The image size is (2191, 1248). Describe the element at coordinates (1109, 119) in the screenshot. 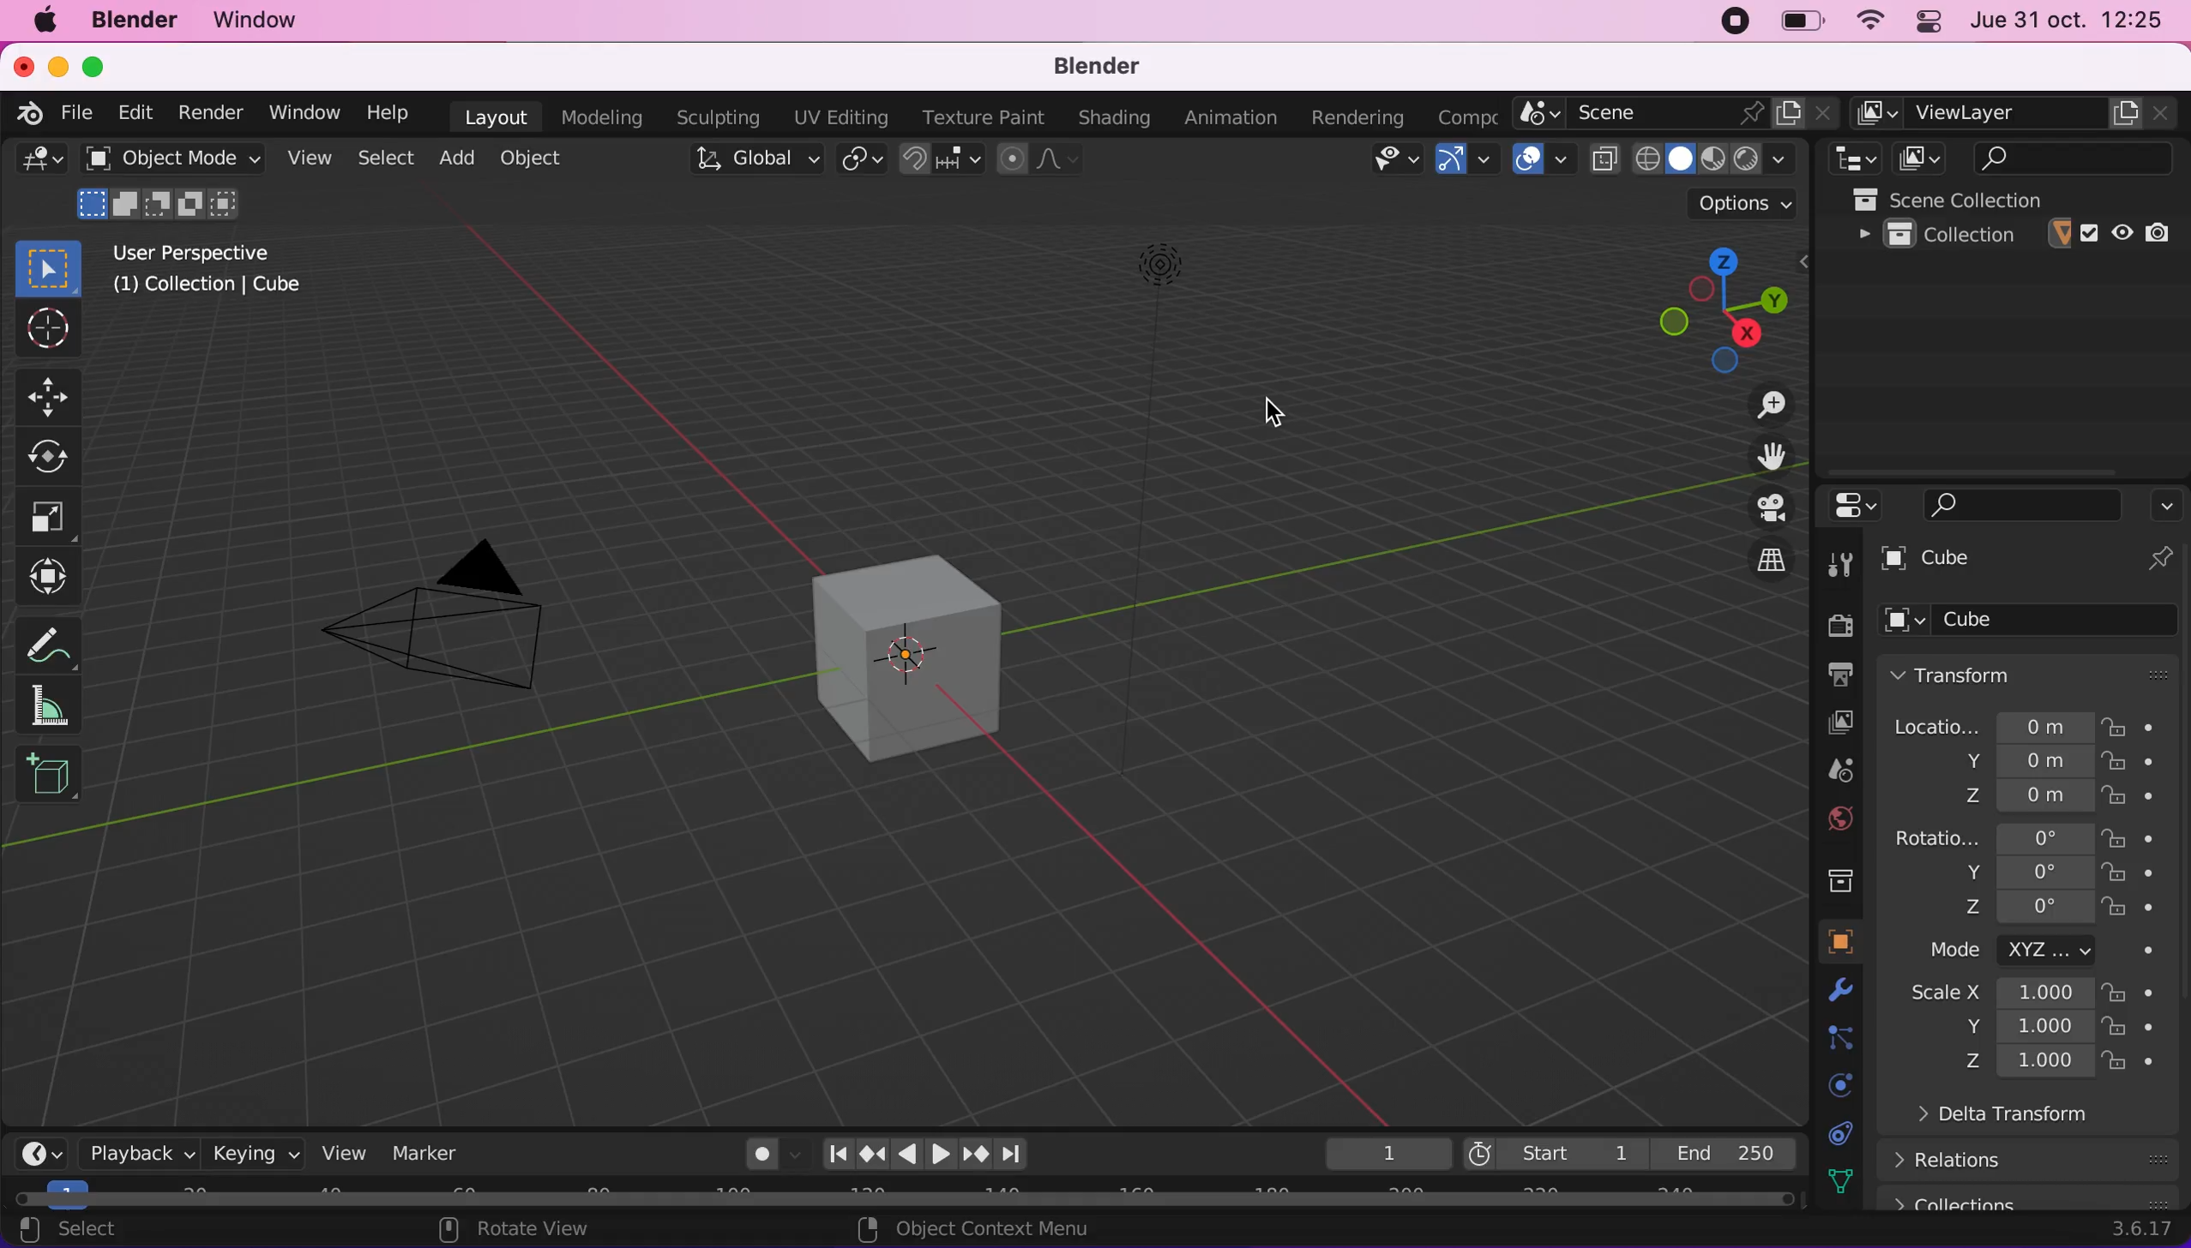

I see `shading` at that location.